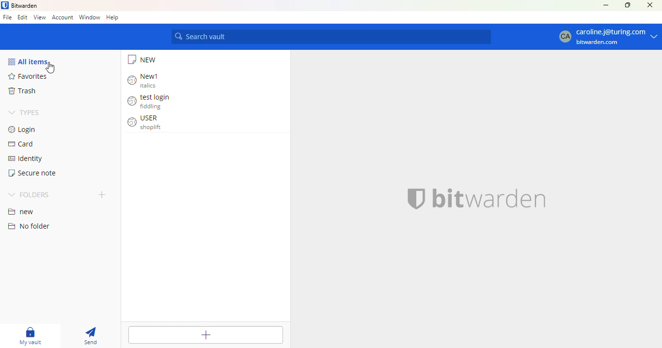 This screenshot has width=662, height=348. Describe the element at coordinates (7, 17) in the screenshot. I see `file` at that location.